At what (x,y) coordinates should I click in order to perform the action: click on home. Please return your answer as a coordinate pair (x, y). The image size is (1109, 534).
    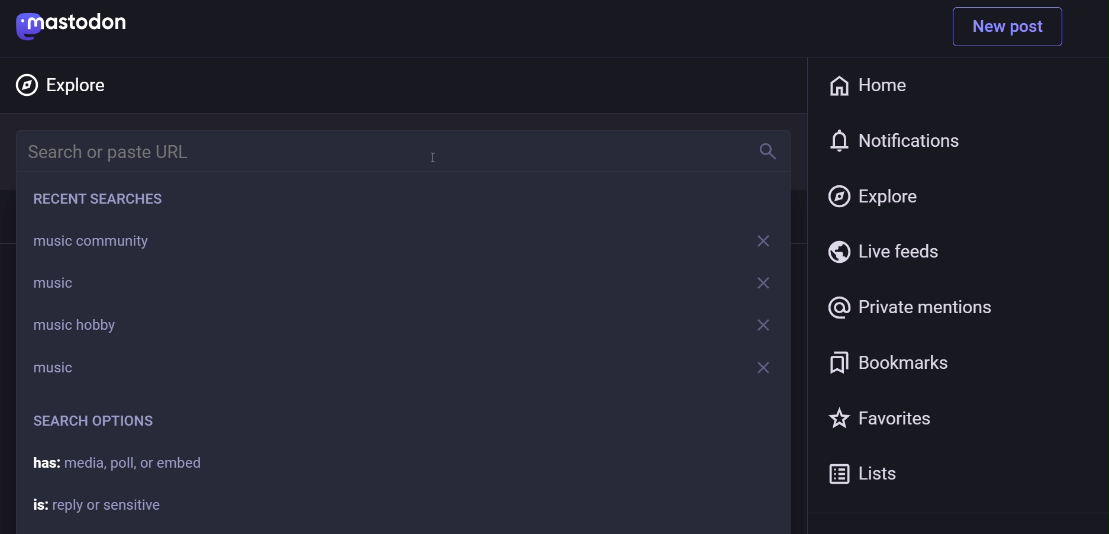
    Looking at the image, I should click on (867, 86).